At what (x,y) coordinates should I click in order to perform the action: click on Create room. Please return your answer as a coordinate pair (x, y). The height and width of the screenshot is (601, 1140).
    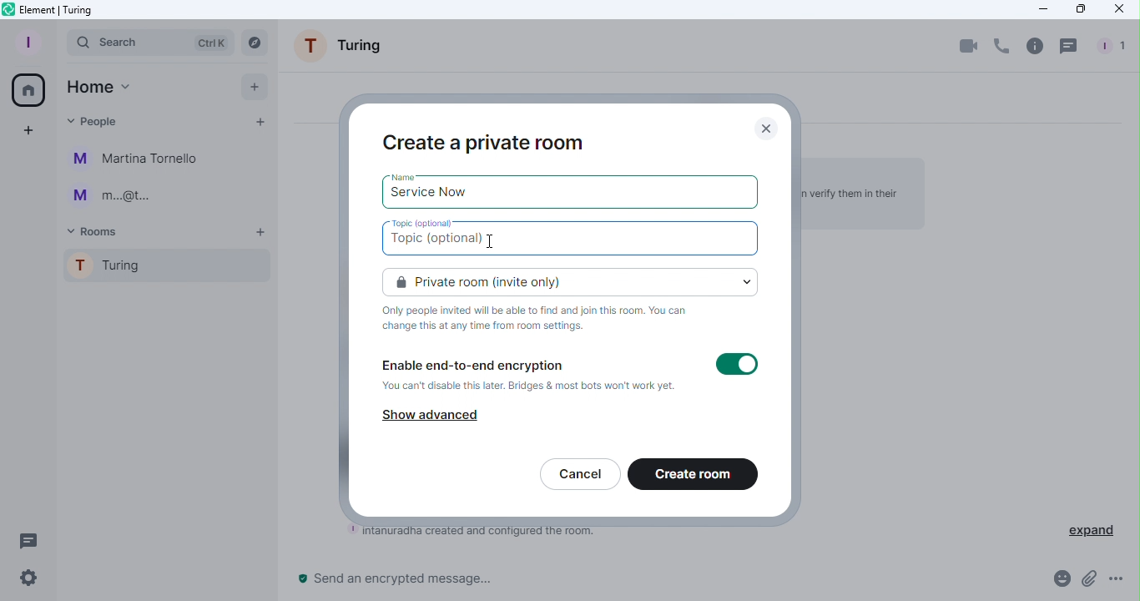
    Looking at the image, I should click on (694, 476).